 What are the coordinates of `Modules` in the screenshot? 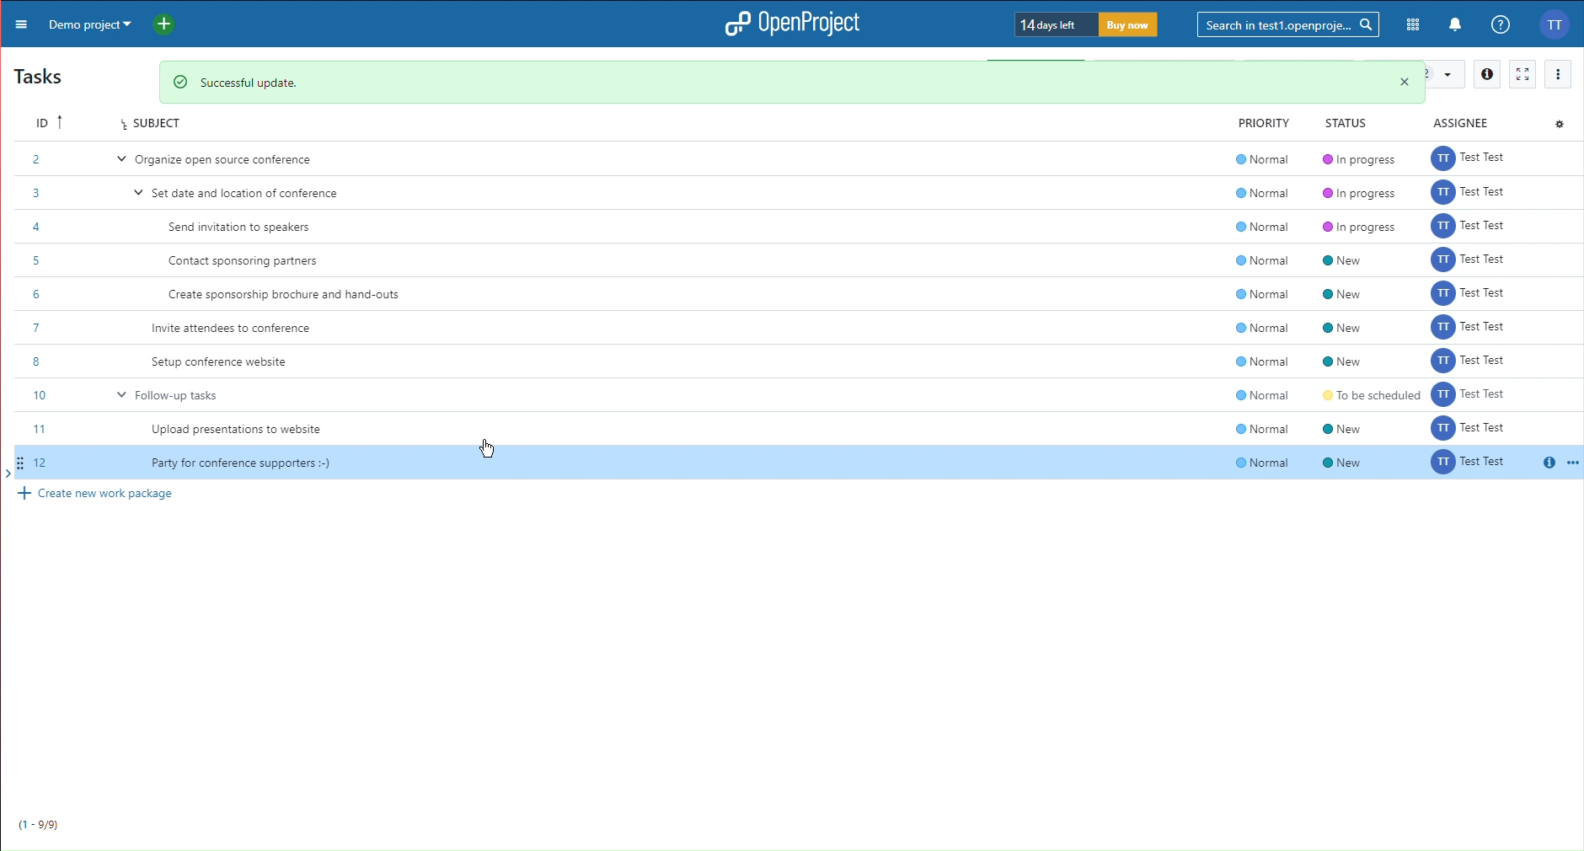 It's located at (1414, 25).